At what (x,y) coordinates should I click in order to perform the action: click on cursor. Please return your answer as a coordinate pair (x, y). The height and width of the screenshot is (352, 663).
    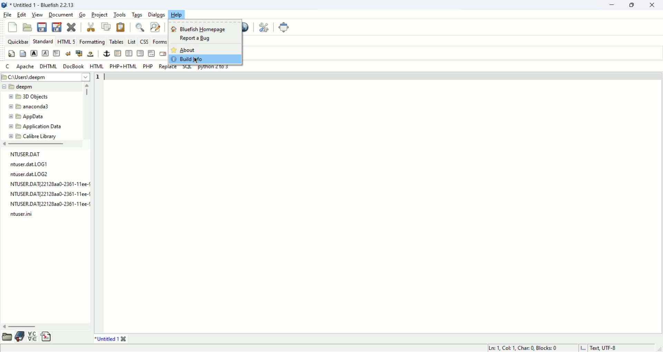
    Looking at the image, I should click on (198, 60).